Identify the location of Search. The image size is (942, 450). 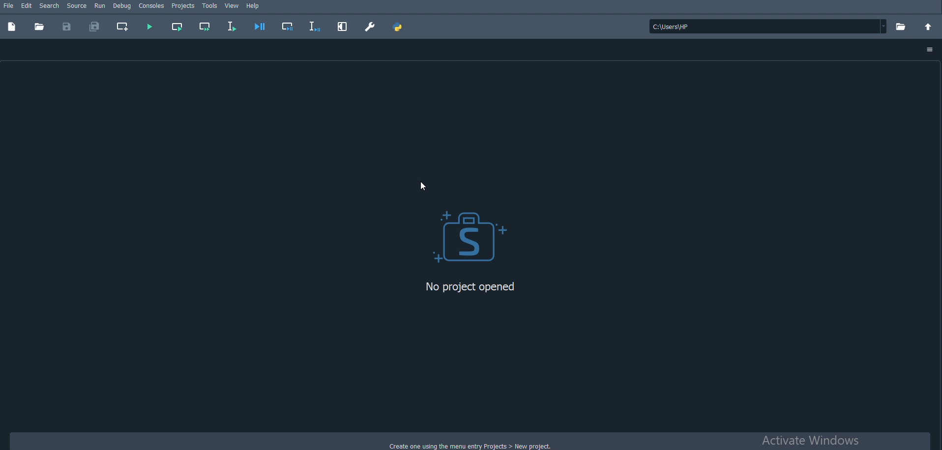
(49, 5).